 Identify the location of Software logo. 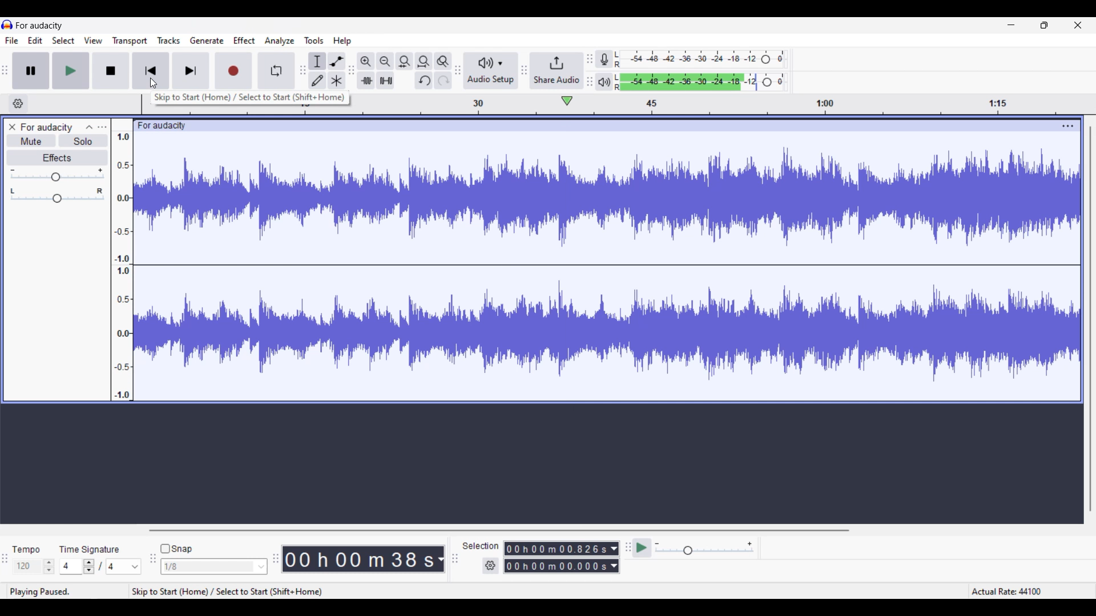
(7, 25).